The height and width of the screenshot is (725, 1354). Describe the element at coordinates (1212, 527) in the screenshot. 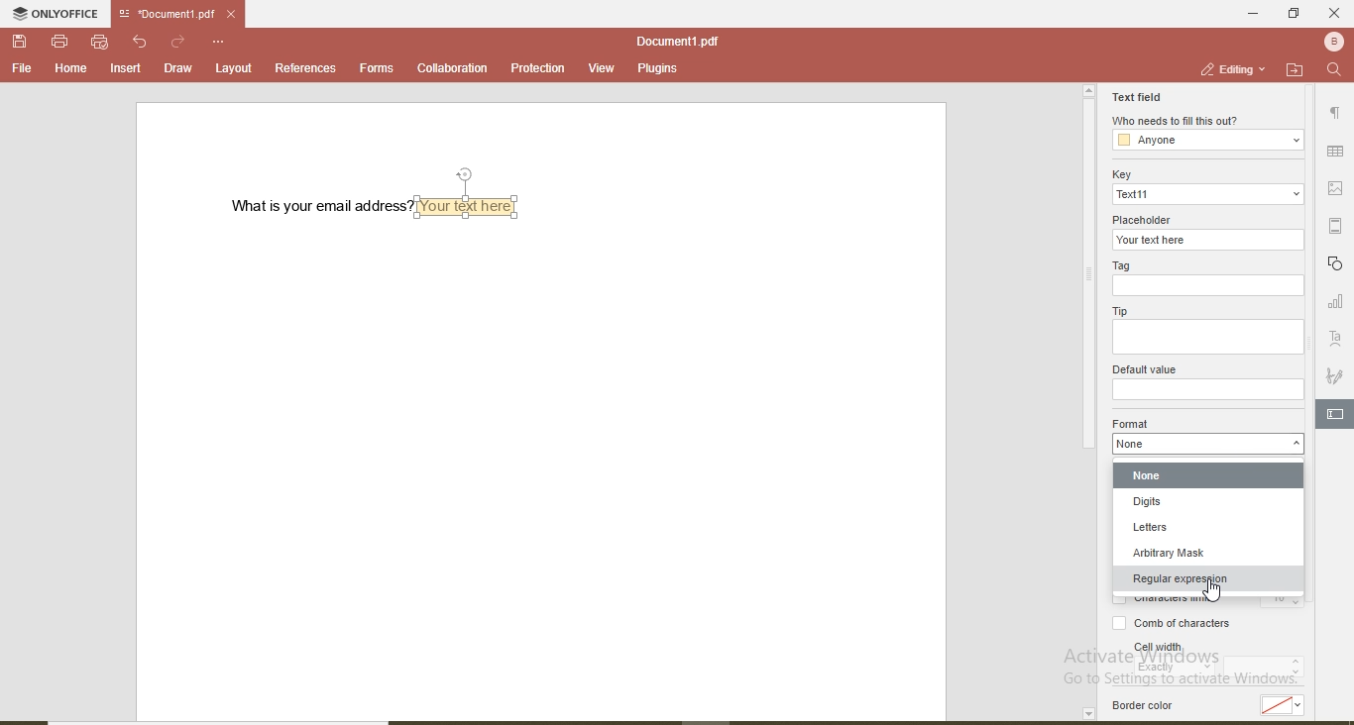

I see `letters` at that location.